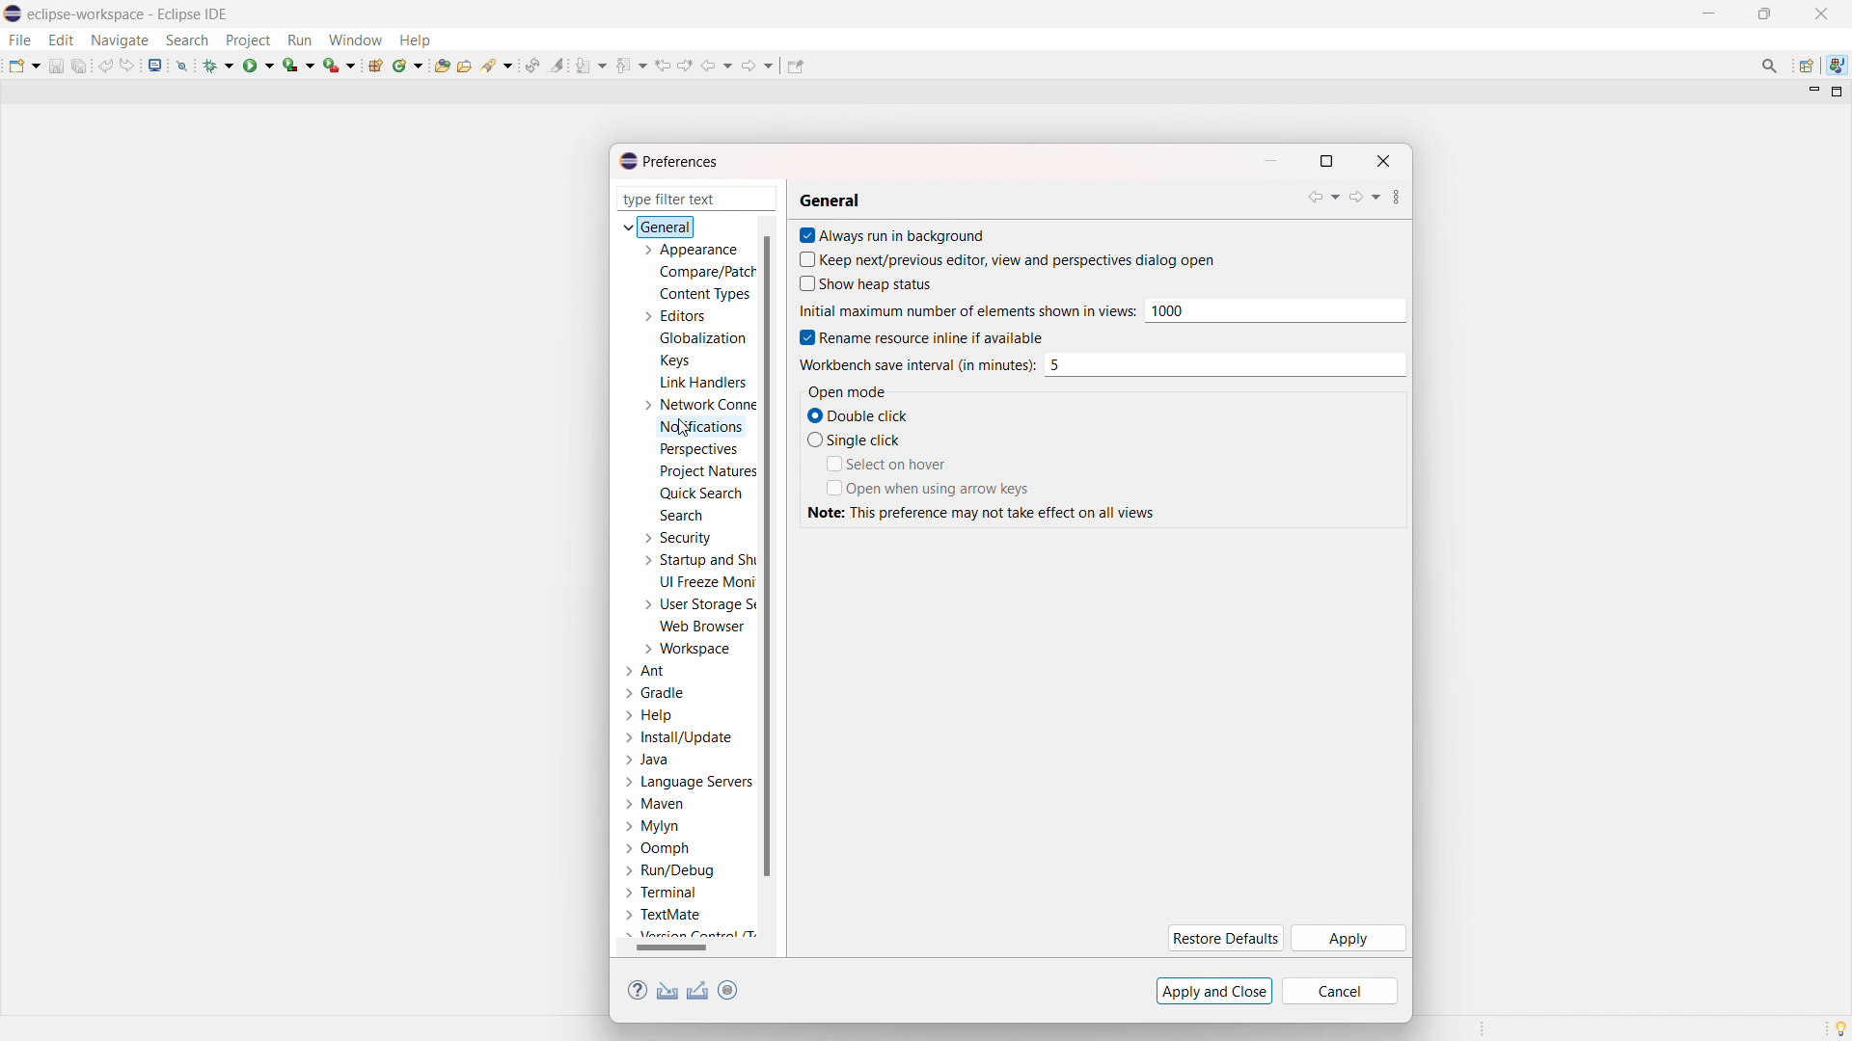 This screenshot has width=1852, height=1041. I want to click on user storage service, so click(695, 603).